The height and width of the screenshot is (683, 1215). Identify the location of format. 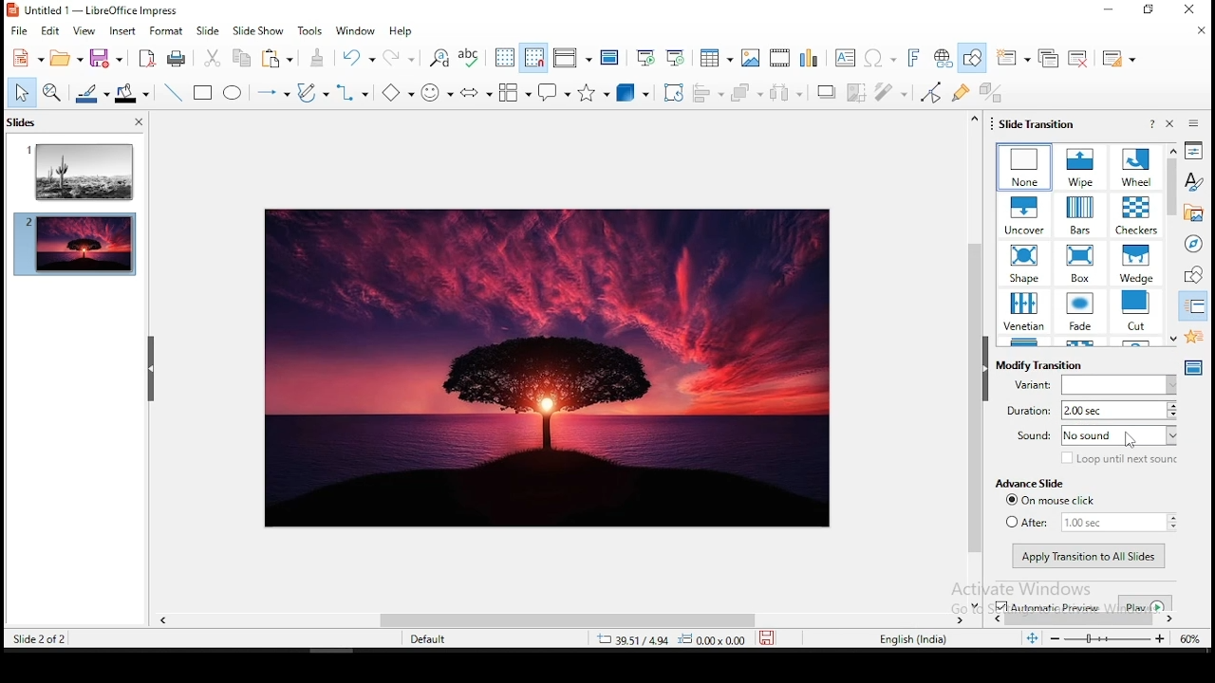
(166, 29).